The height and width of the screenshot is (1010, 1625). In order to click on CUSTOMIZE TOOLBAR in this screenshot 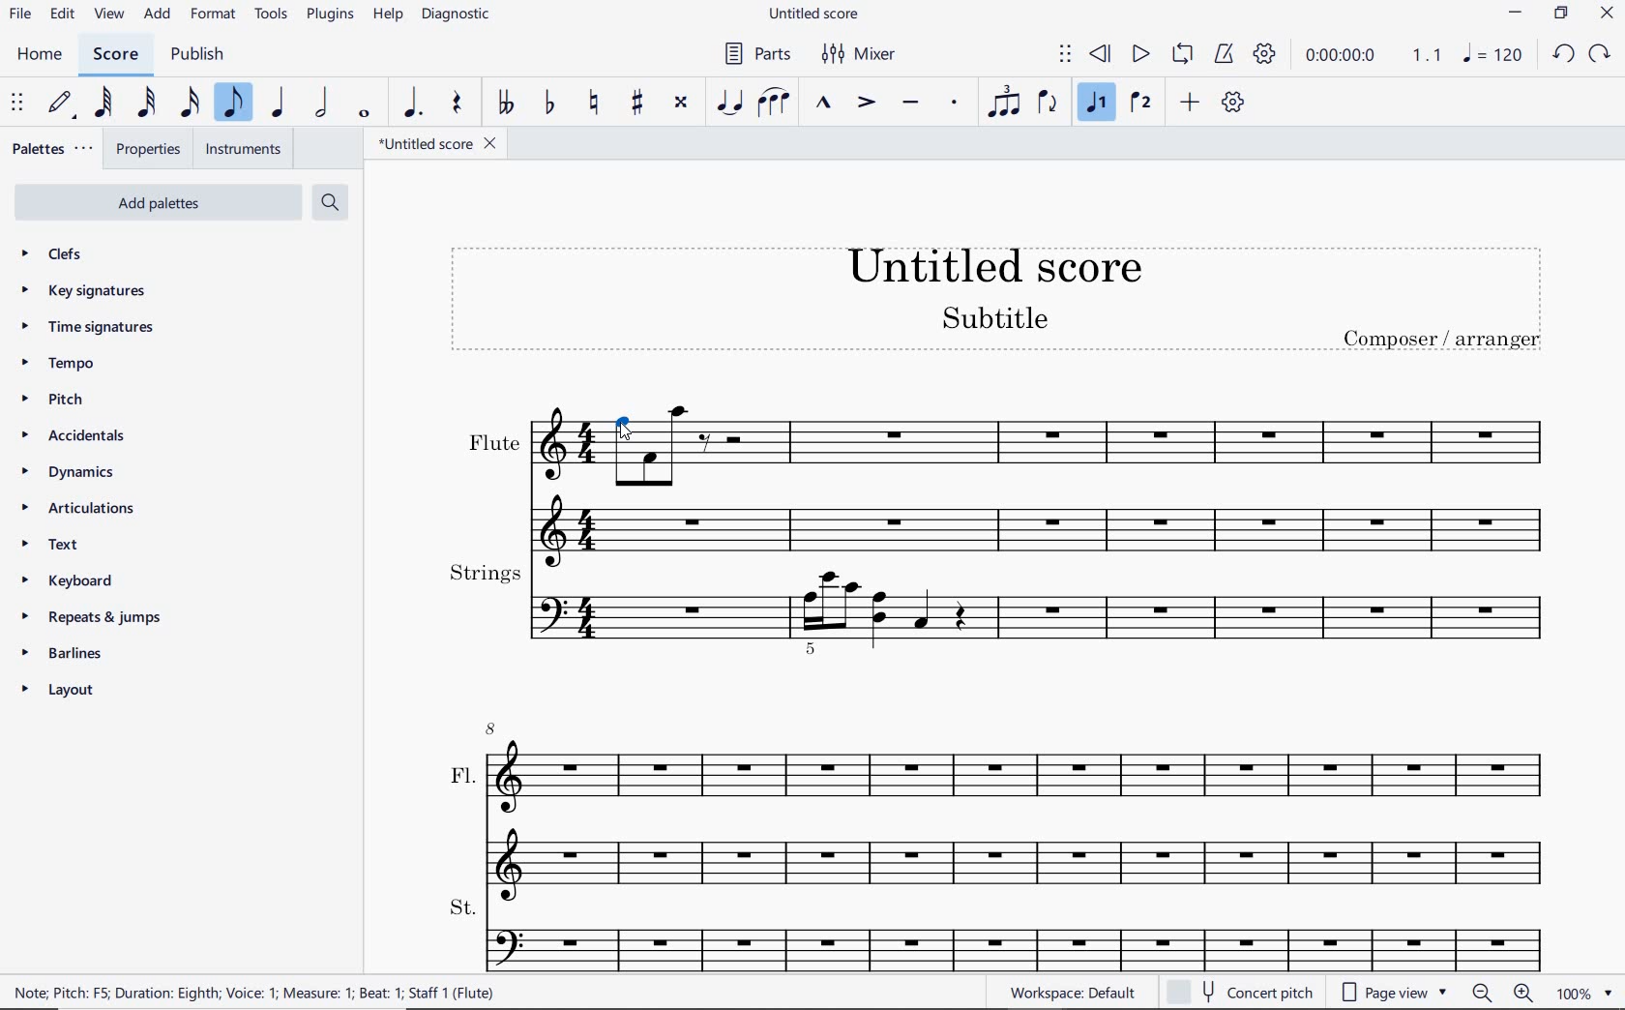, I will do `click(1236, 103)`.